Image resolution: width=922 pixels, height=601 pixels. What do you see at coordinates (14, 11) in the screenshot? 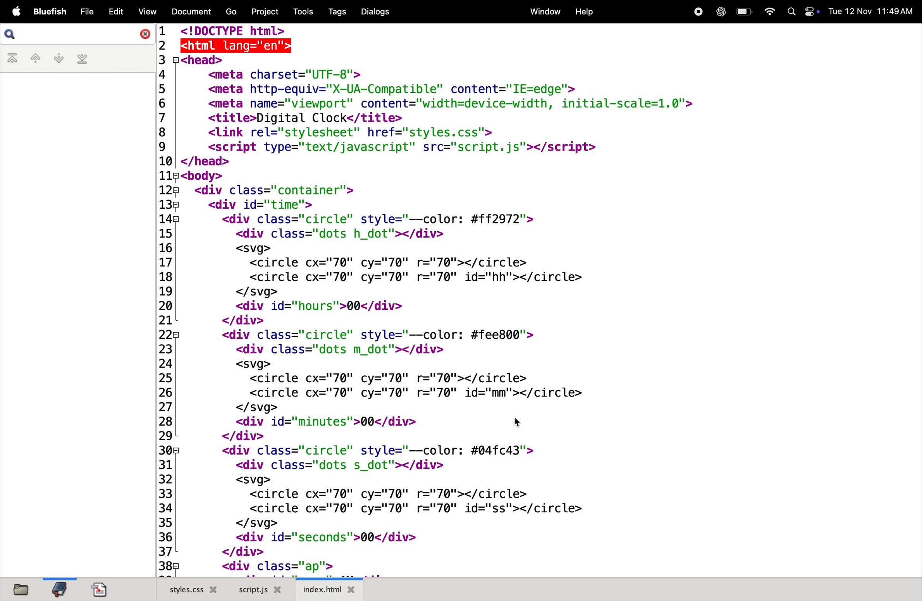
I see `apple menu` at bounding box center [14, 11].